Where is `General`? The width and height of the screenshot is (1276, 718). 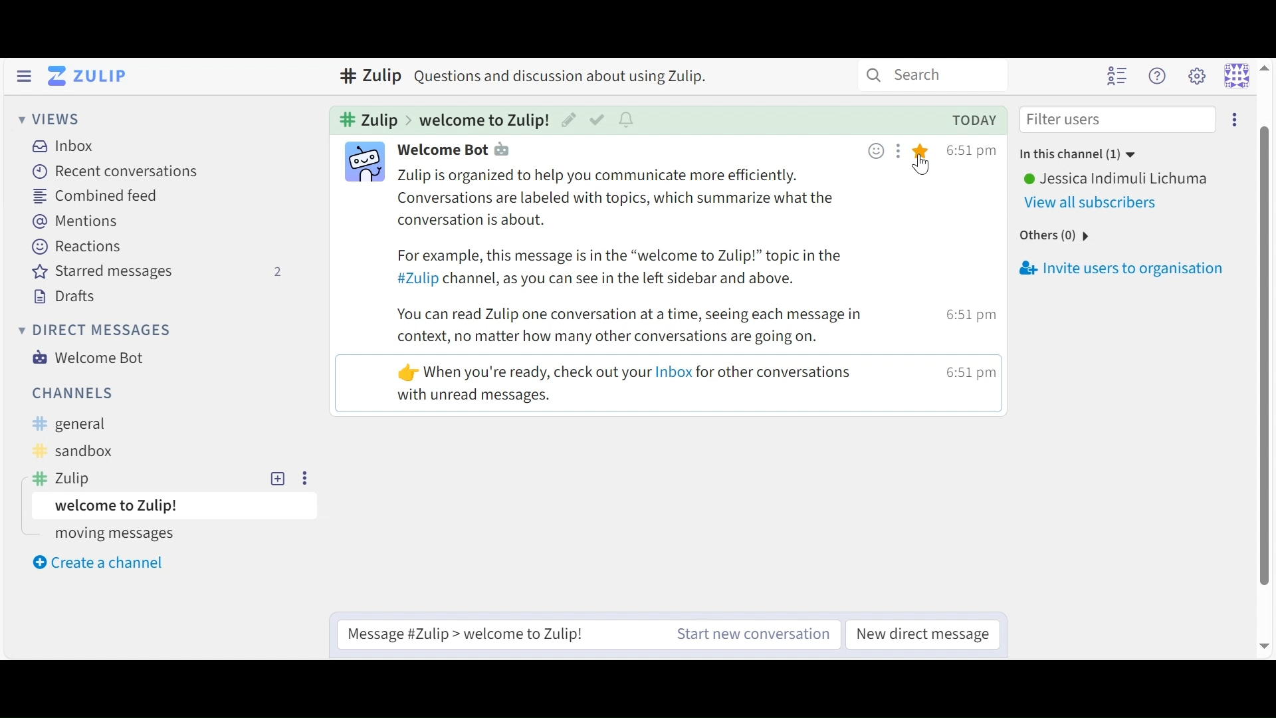 General is located at coordinates (70, 424).